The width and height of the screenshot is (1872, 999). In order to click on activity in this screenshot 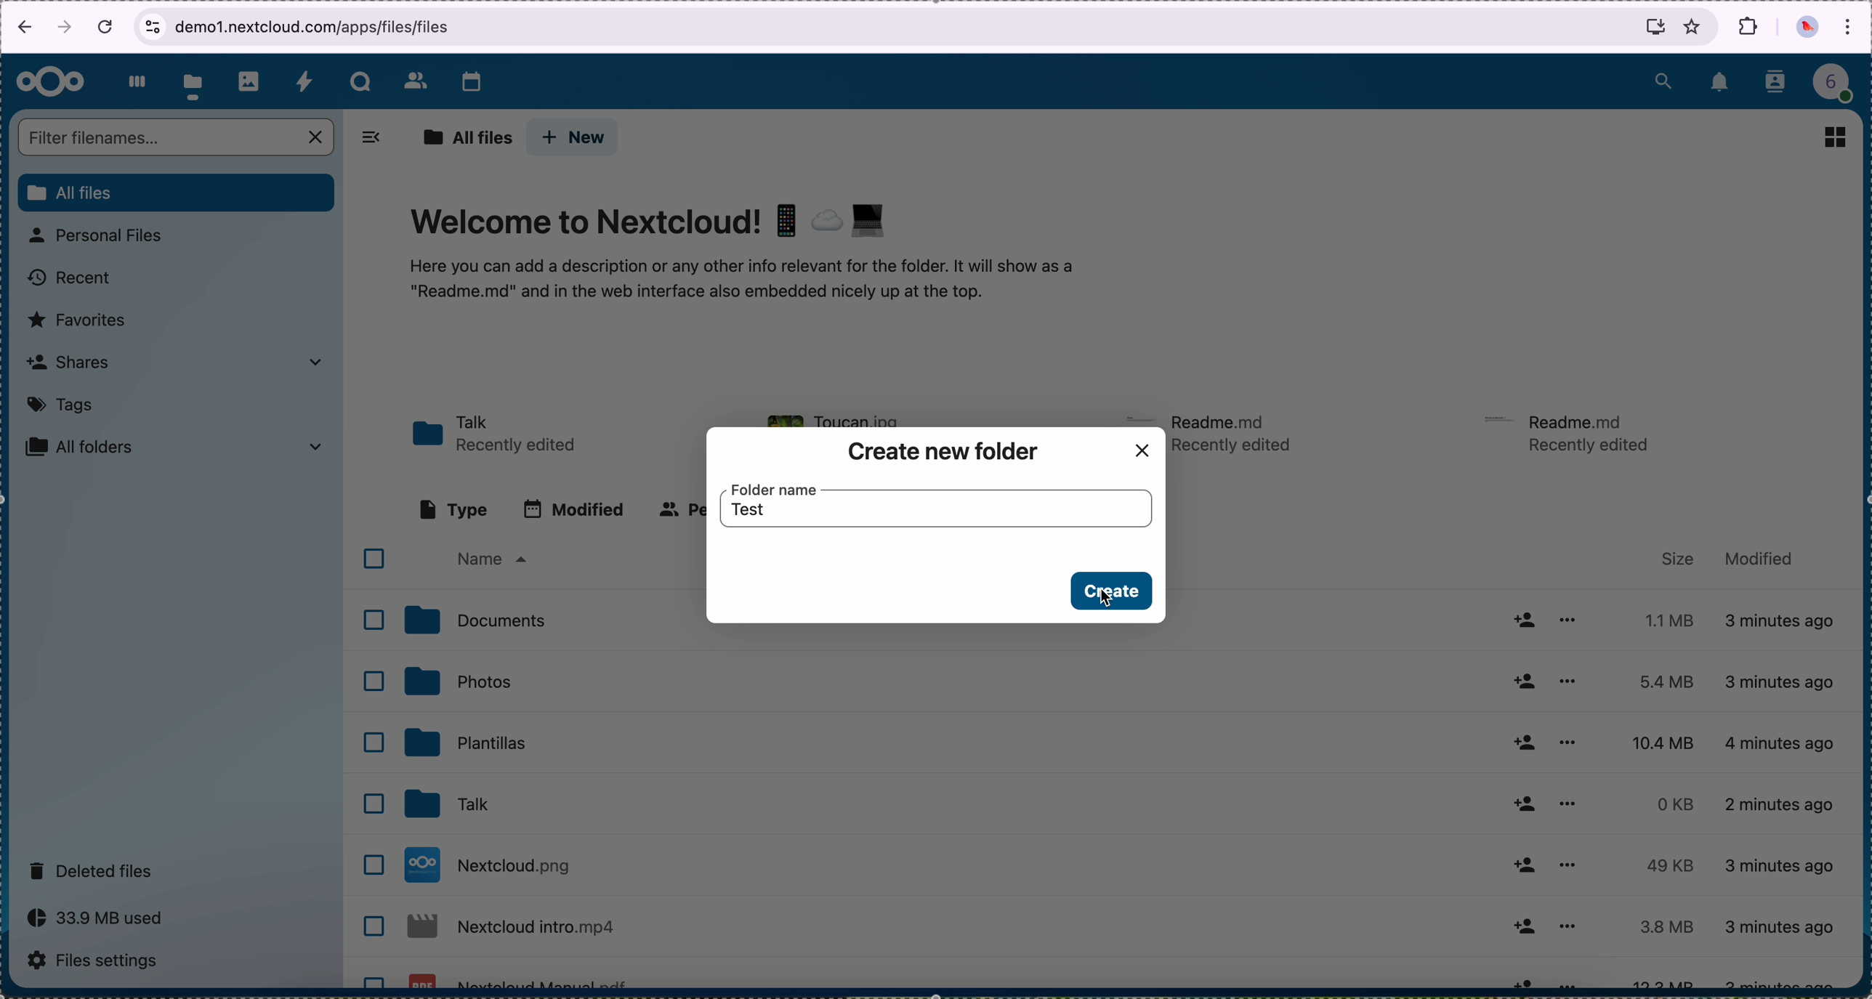, I will do `click(304, 81)`.